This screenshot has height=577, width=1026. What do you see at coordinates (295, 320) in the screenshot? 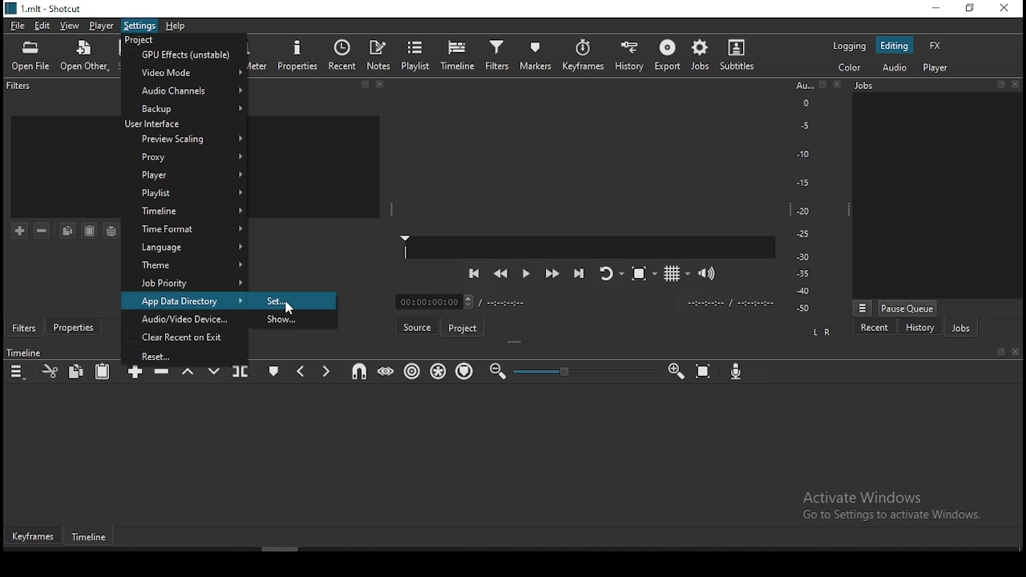
I see `show` at bounding box center [295, 320].